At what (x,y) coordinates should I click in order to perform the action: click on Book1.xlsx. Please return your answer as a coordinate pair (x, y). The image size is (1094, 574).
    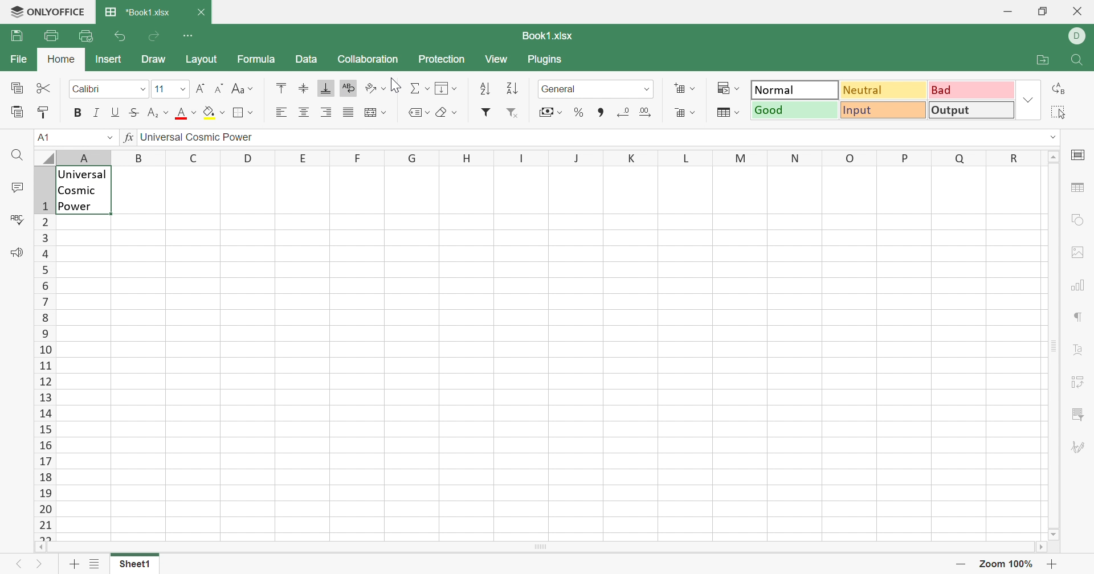
    Looking at the image, I should click on (546, 36).